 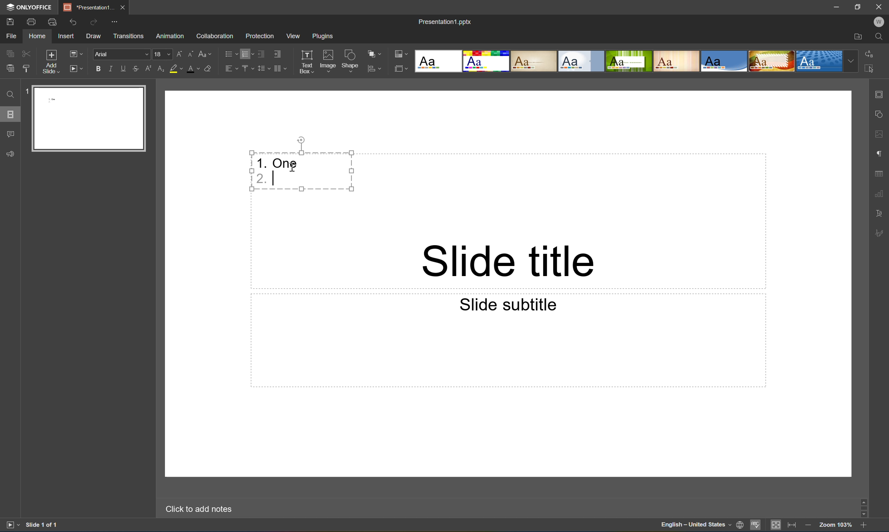 I want to click on Welcome, so click(x=880, y=22).